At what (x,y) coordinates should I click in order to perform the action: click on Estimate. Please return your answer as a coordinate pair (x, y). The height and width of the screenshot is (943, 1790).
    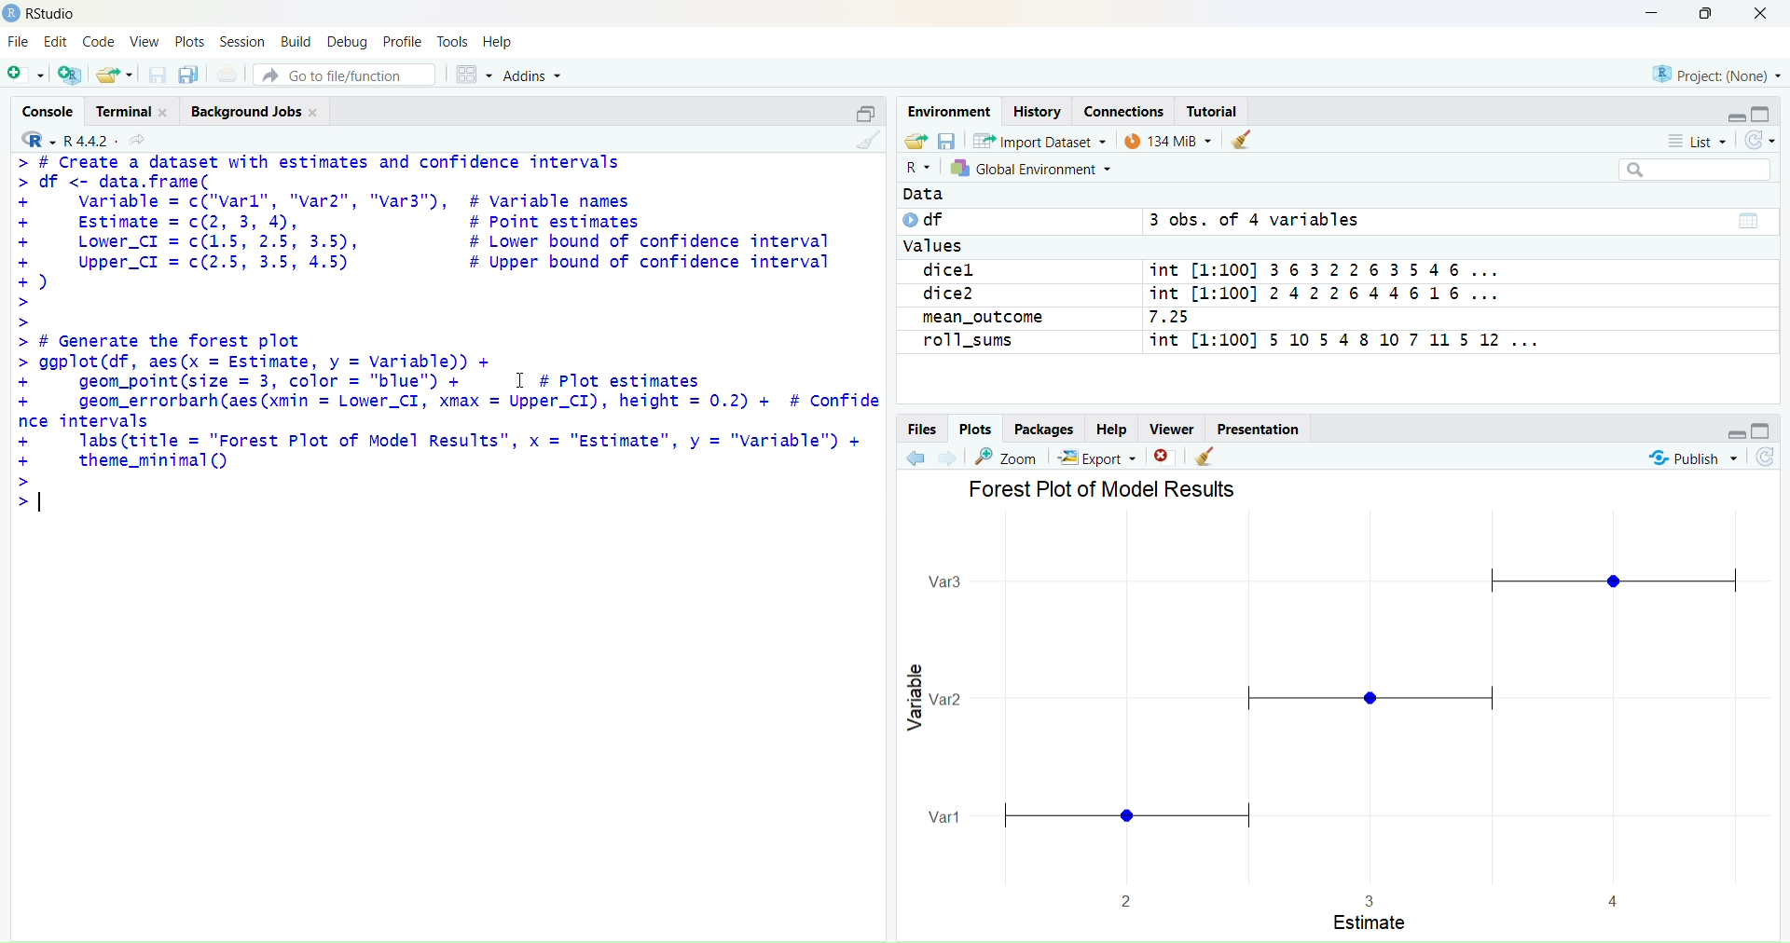
    Looking at the image, I should click on (1371, 923).